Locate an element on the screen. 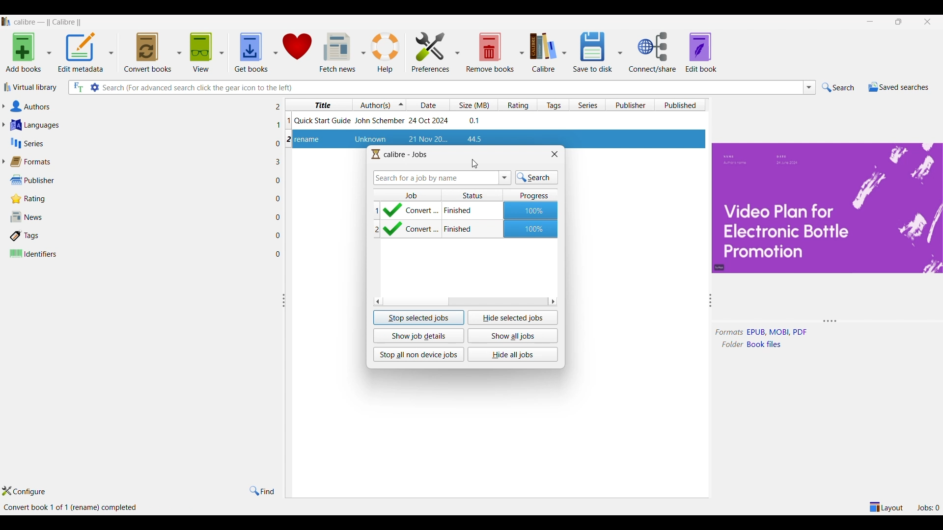 This screenshot has width=943, height=530. Convert books is located at coordinates (147, 52).